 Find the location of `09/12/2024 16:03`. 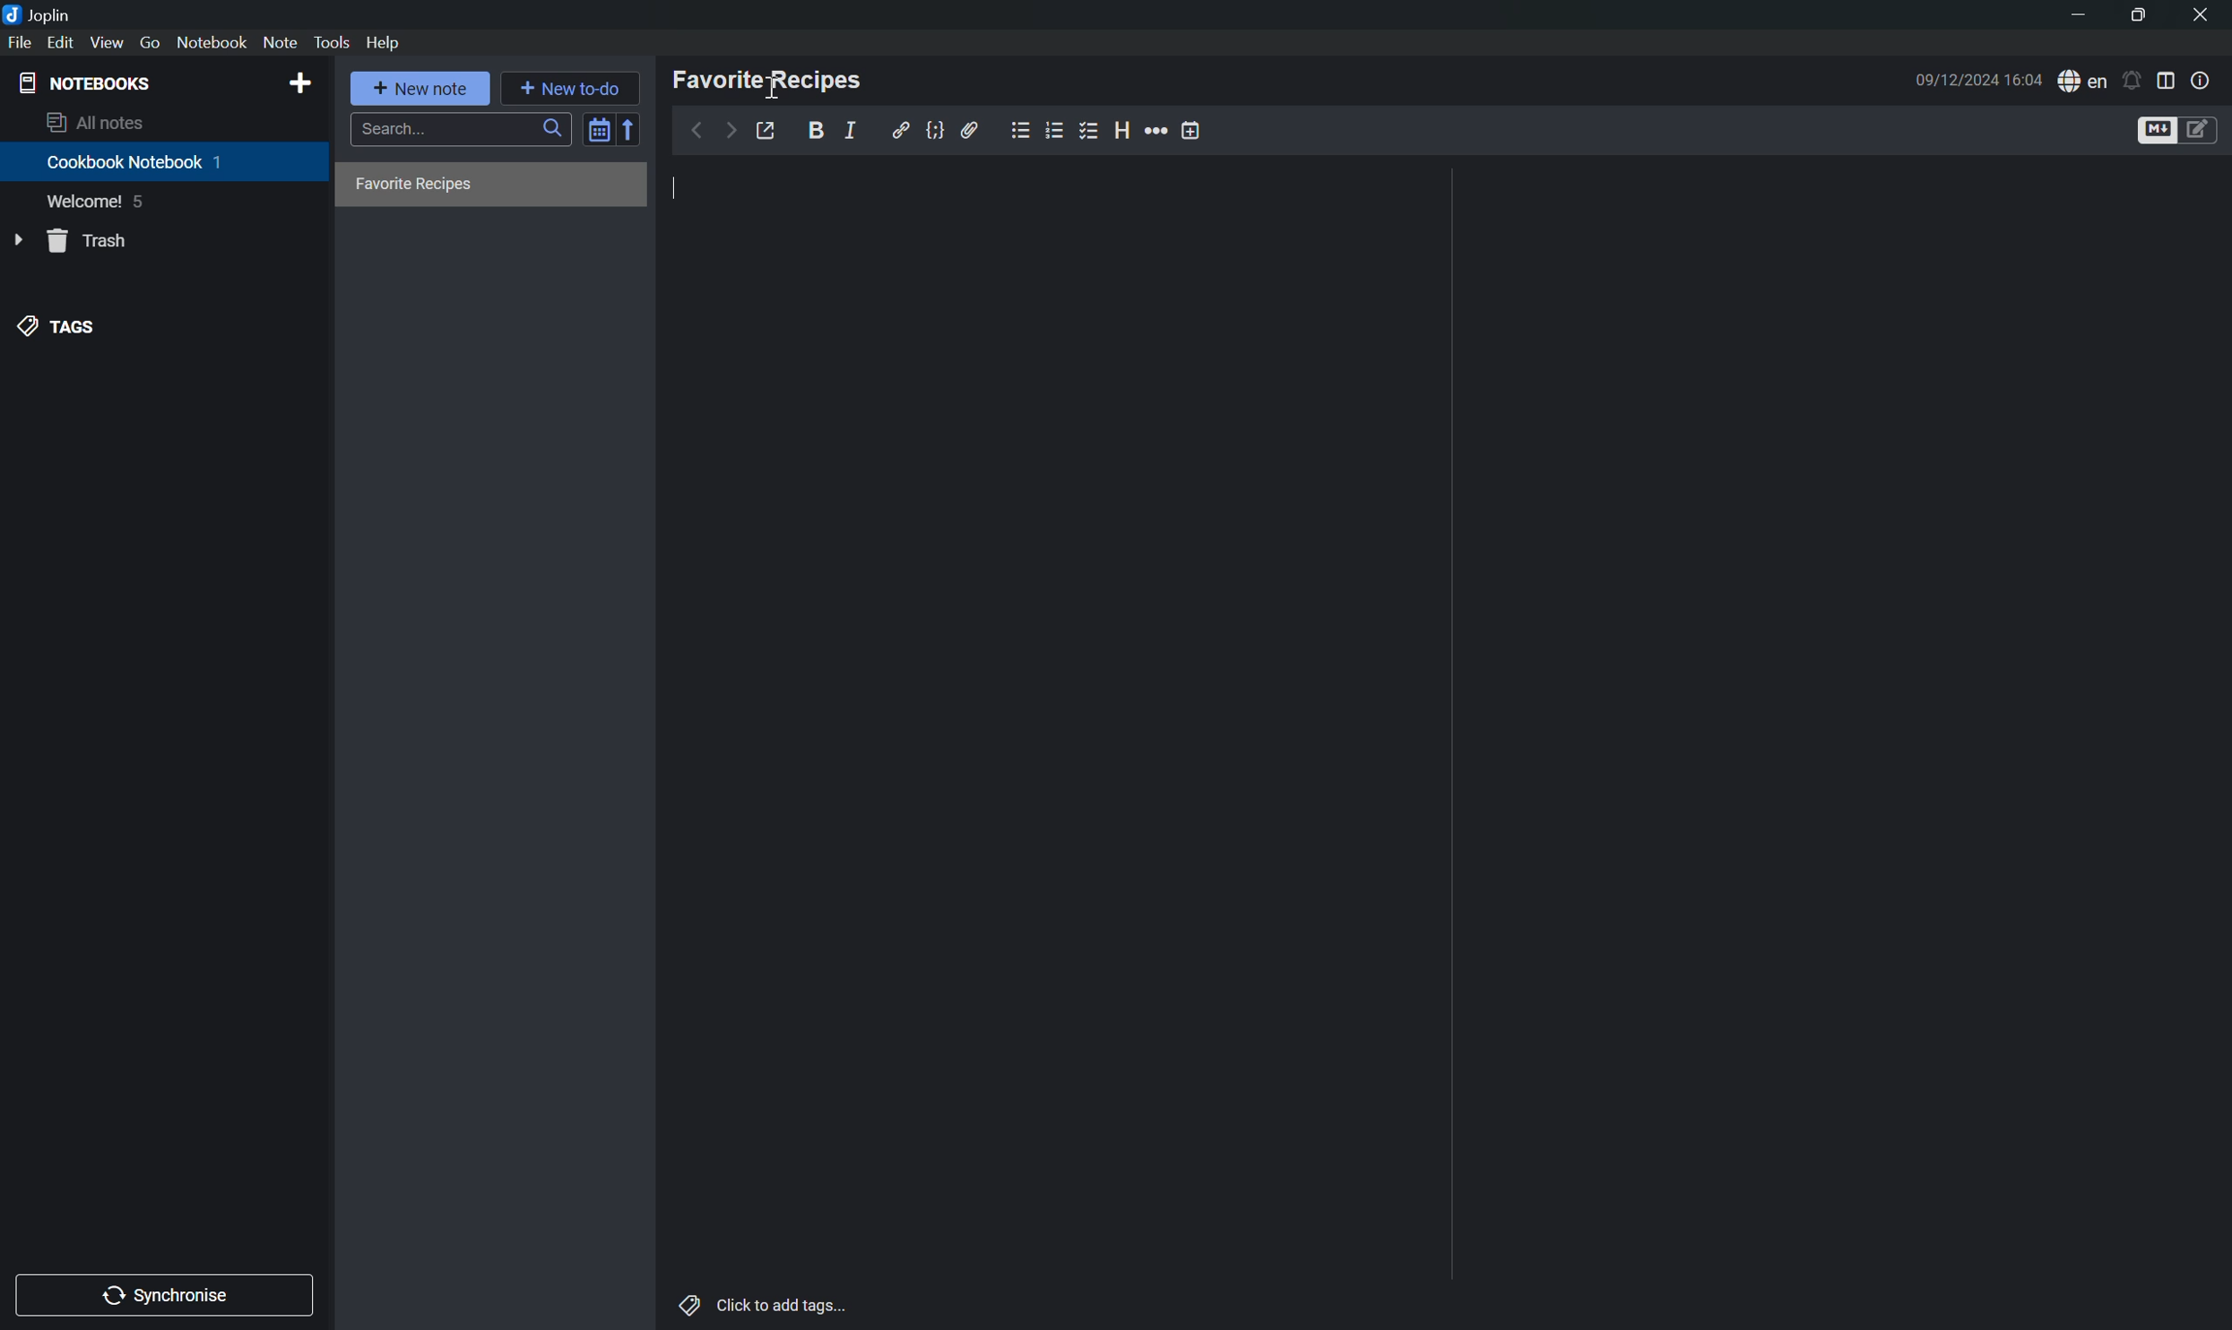

09/12/2024 16:03 is located at coordinates (1977, 80).